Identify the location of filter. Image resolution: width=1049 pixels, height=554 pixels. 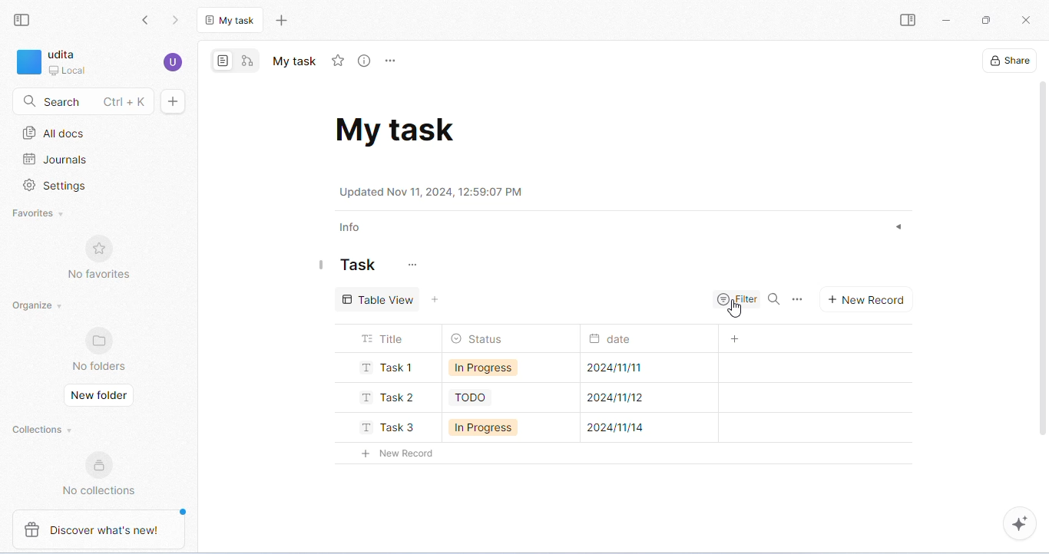
(738, 298).